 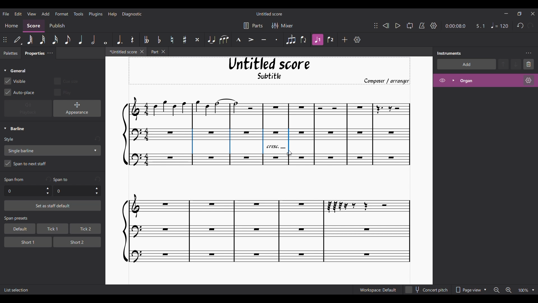 What do you see at coordinates (282, 26) in the screenshot?
I see `Mixer settings` at bounding box center [282, 26].